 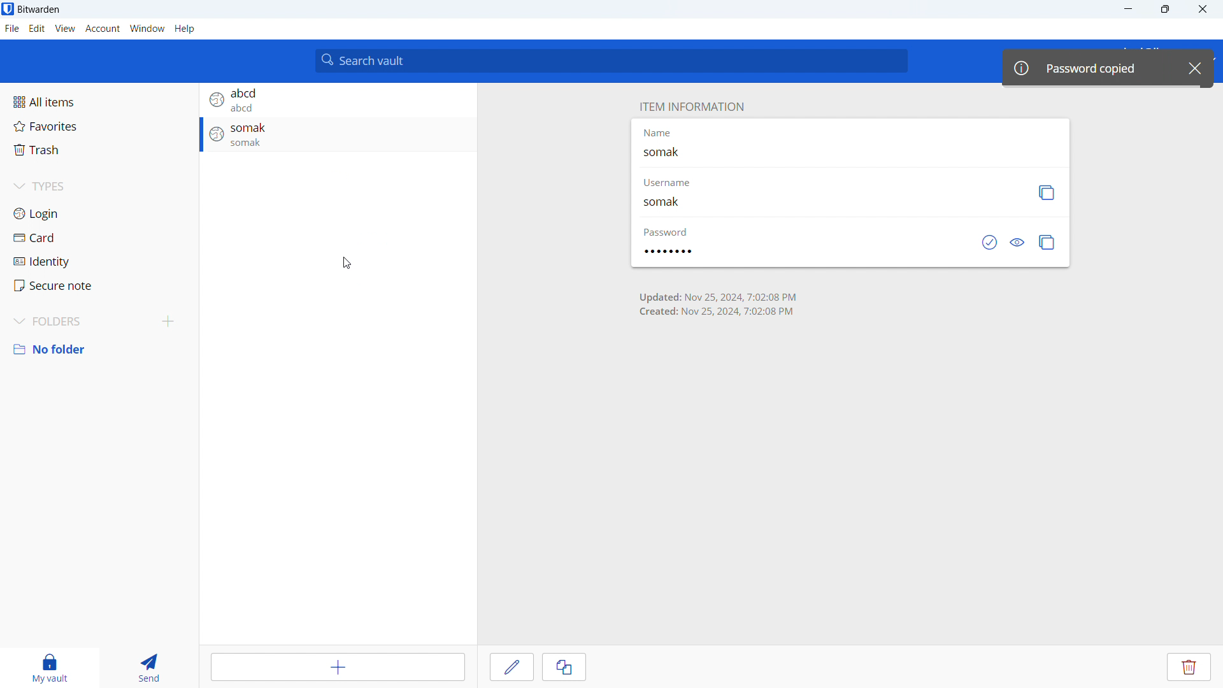 I want to click on copy password, so click(x=1047, y=243).